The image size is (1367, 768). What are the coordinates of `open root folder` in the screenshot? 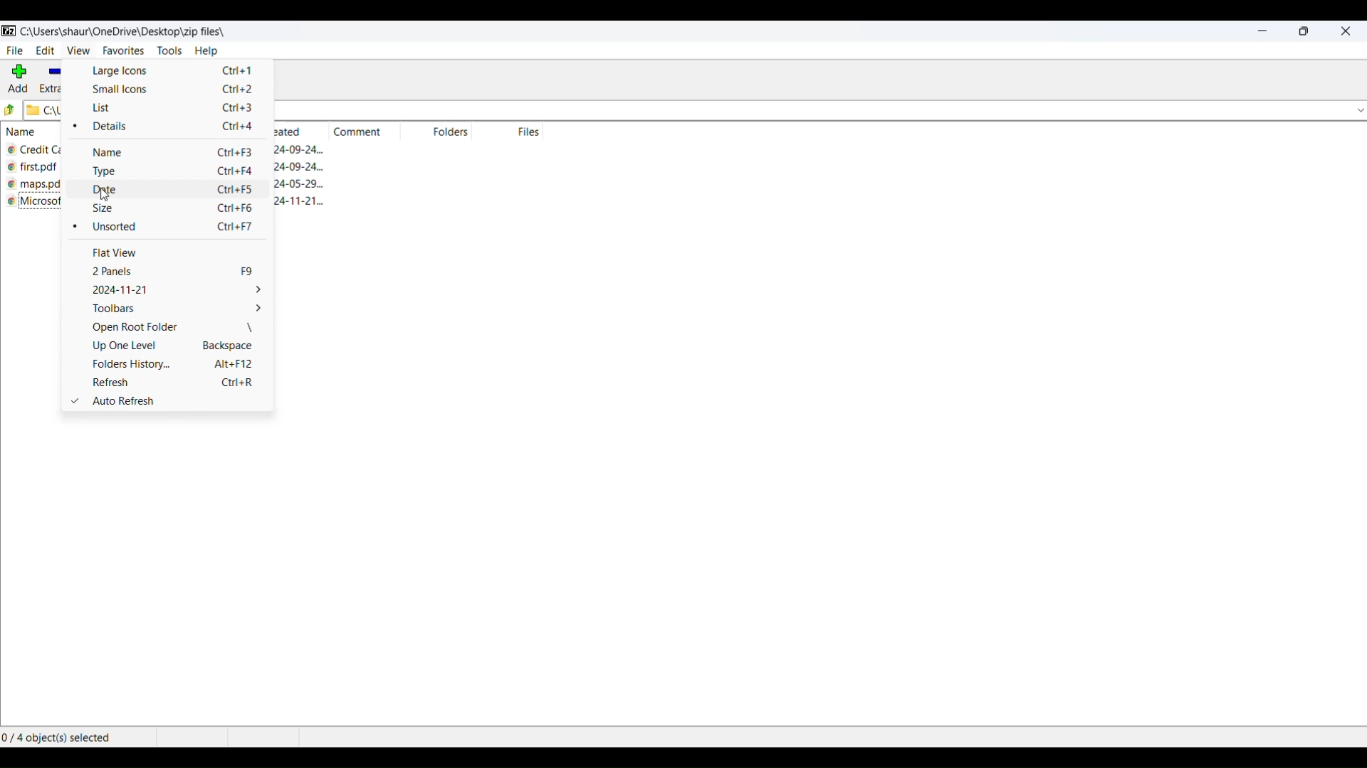 It's located at (170, 329).